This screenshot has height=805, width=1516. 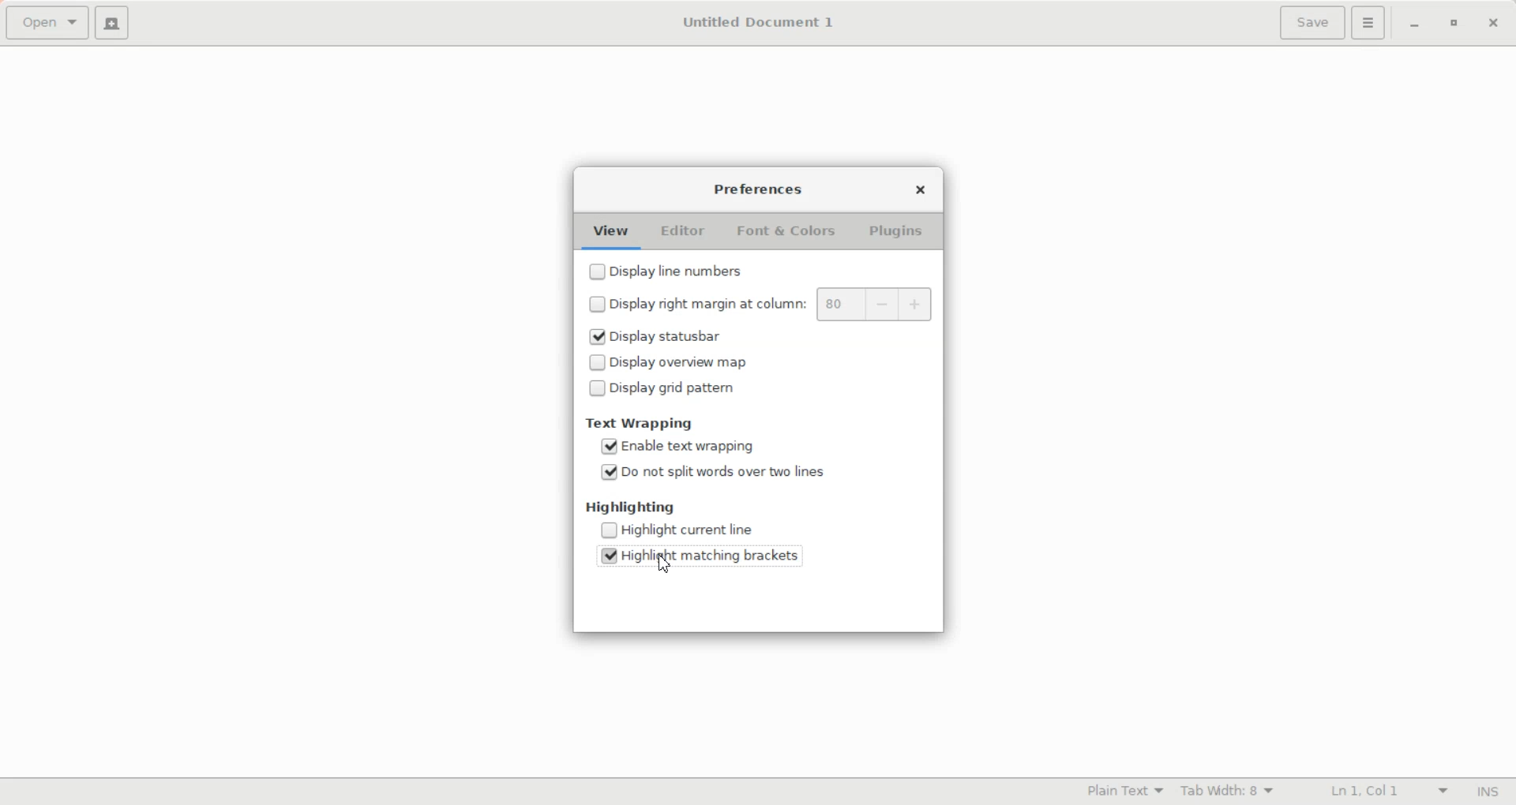 I want to click on Open file, so click(x=47, y=24).